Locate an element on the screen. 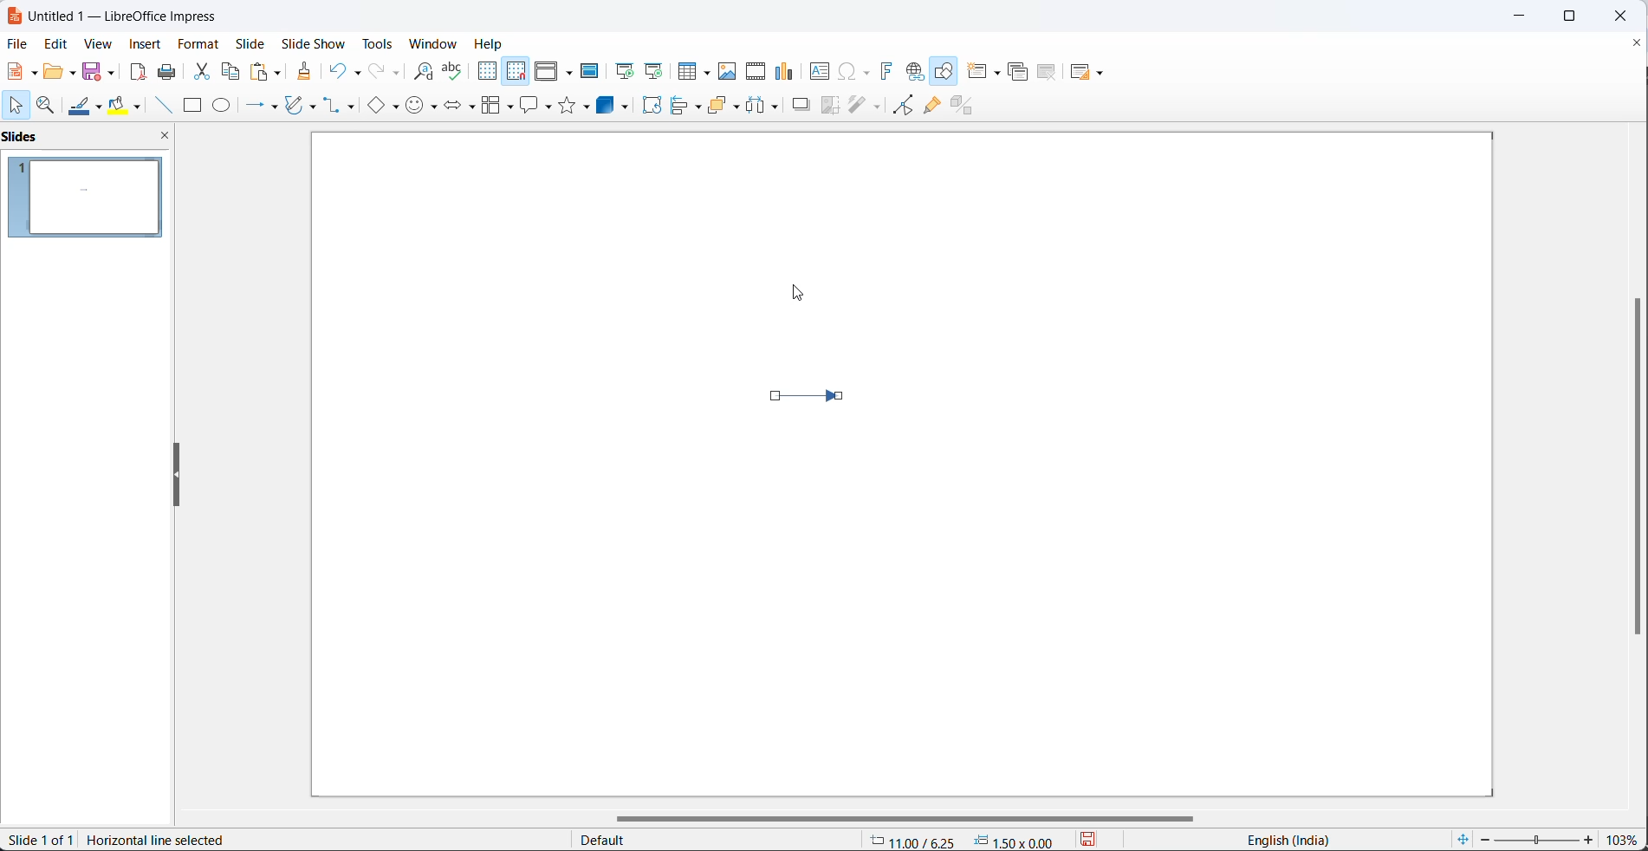 The width and height of the screenshot is (1648, 851). line and arrows options is located at coordinates (277, 107).